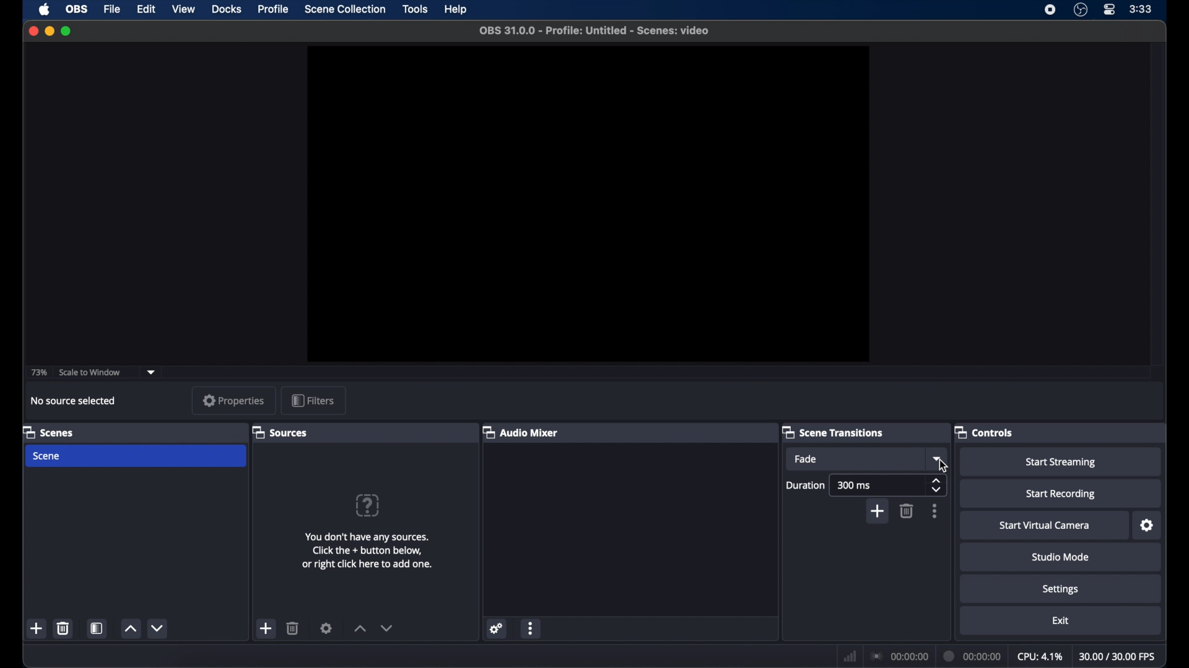  I want to click on You don't have any sources.
Click the + button below,
or right click here to add one., so click(372, 555).